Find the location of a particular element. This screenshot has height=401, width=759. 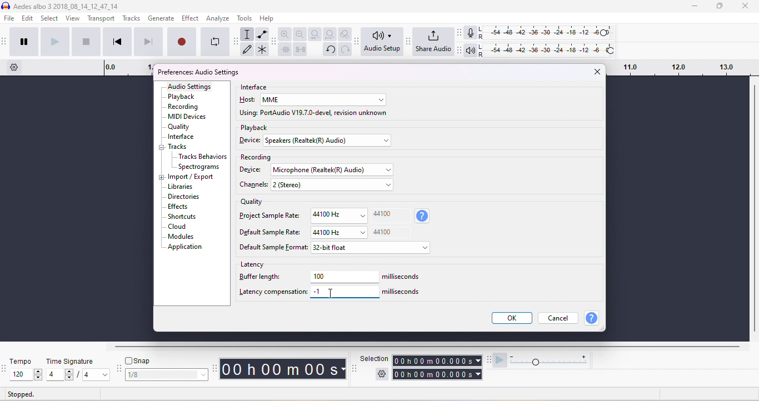

minimize is located at coordinates (693, 7).